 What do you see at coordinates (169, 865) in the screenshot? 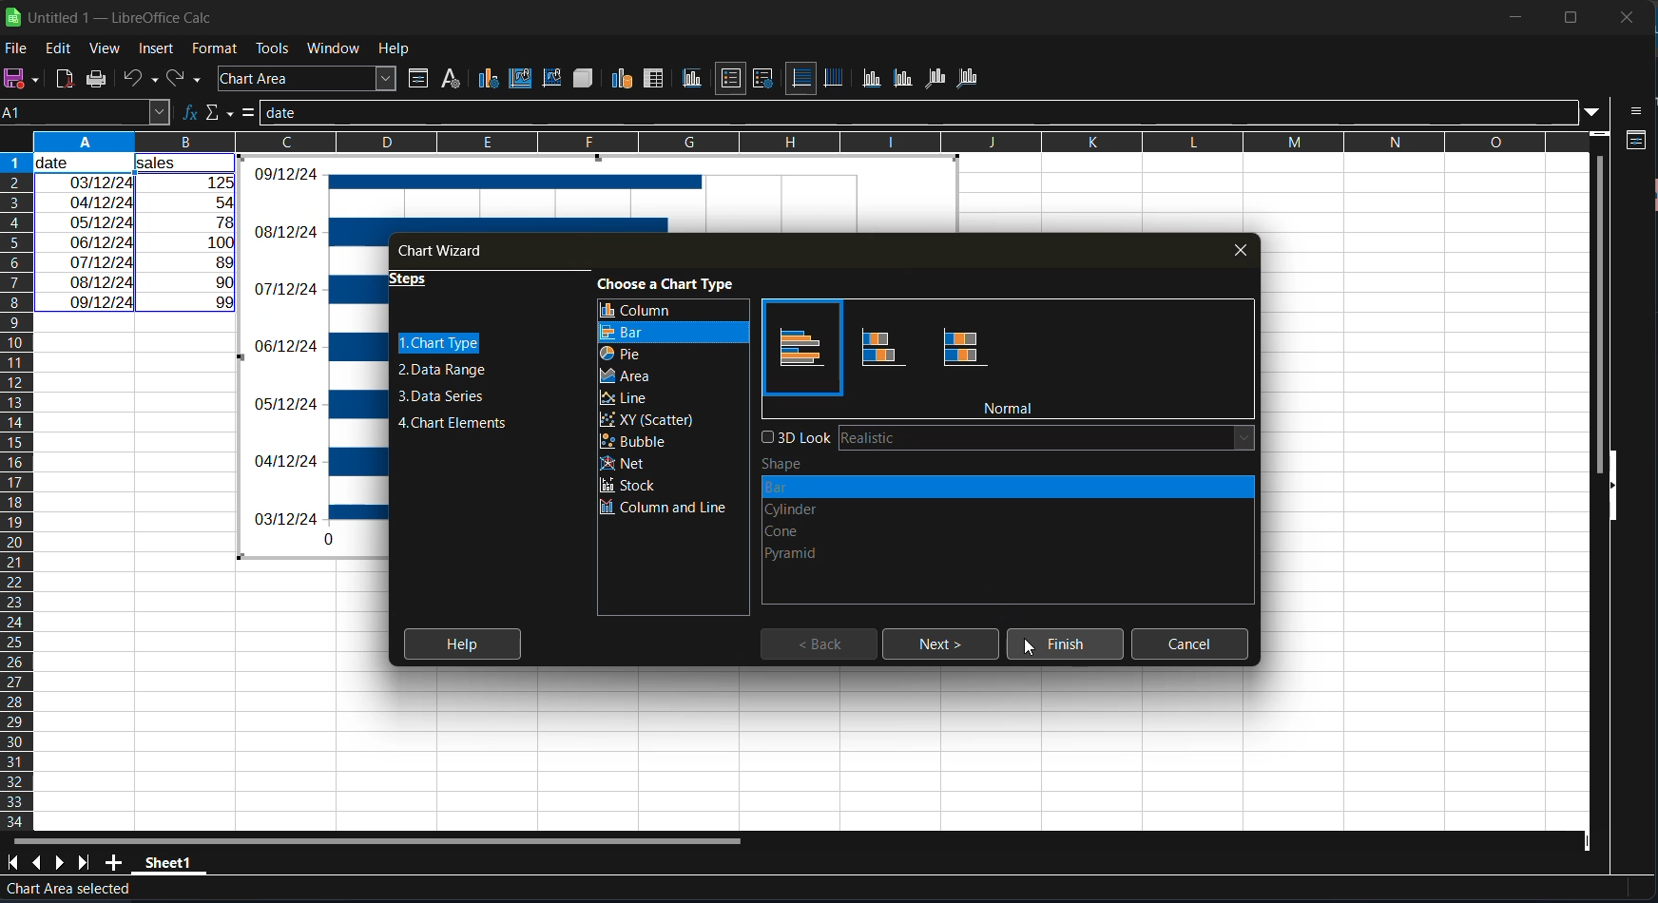
I see `sheet name` at bounding box center [169, 865].